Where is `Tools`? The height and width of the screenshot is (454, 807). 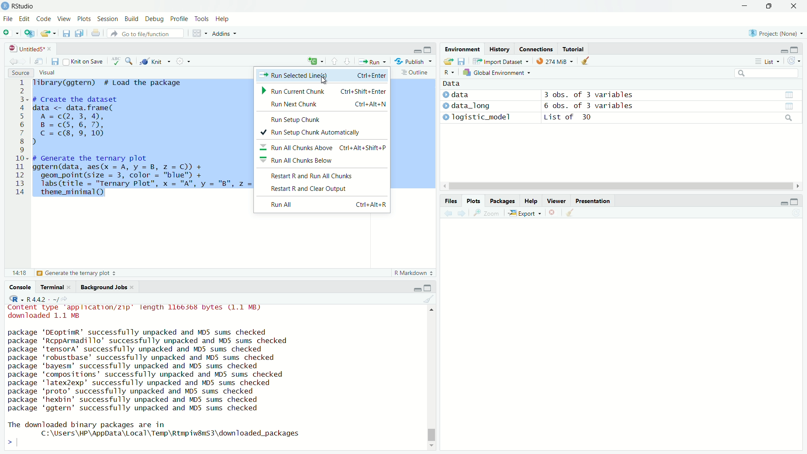
Tools is located at coordinates (201, 18).